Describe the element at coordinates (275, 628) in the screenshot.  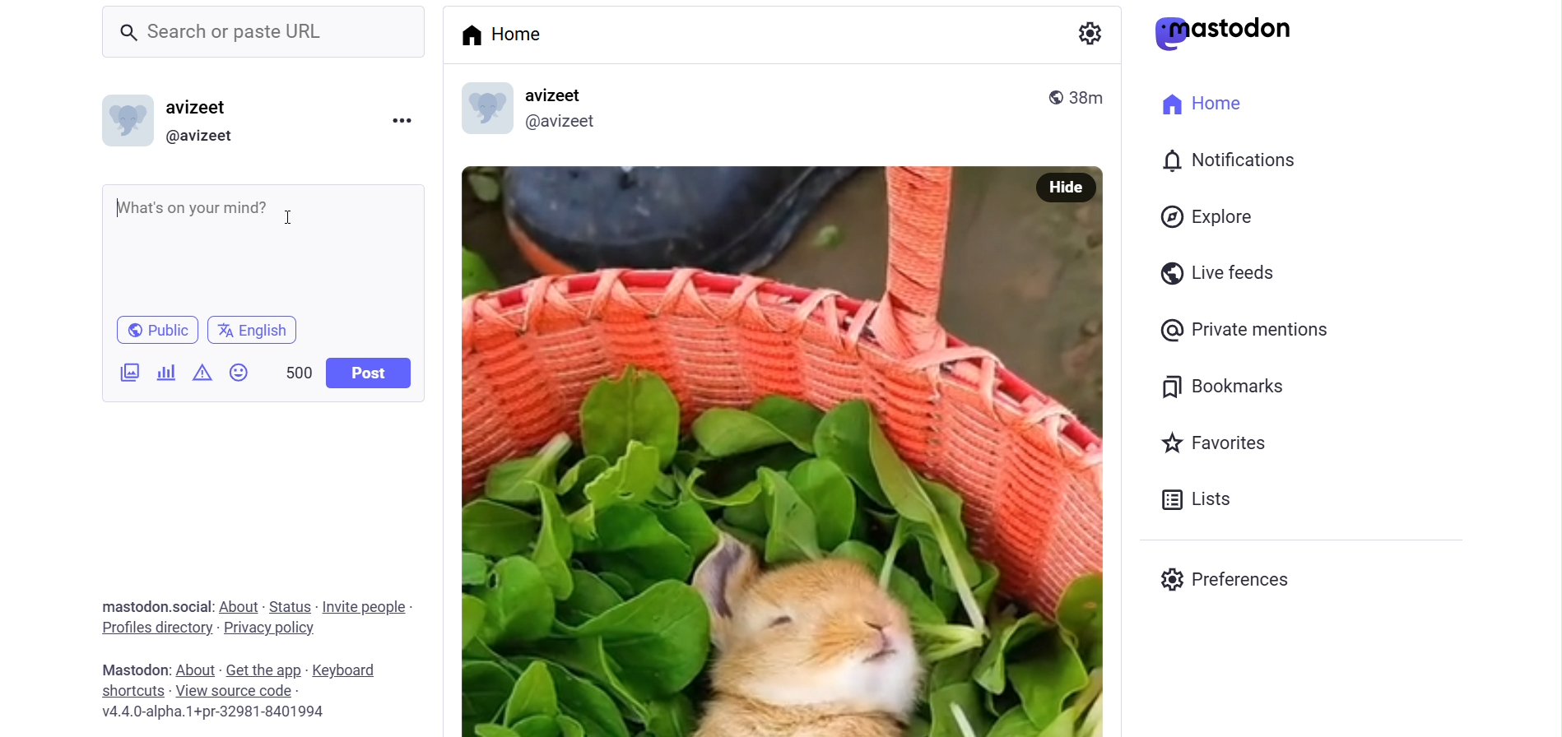
I see `Privacy policy` at that location.